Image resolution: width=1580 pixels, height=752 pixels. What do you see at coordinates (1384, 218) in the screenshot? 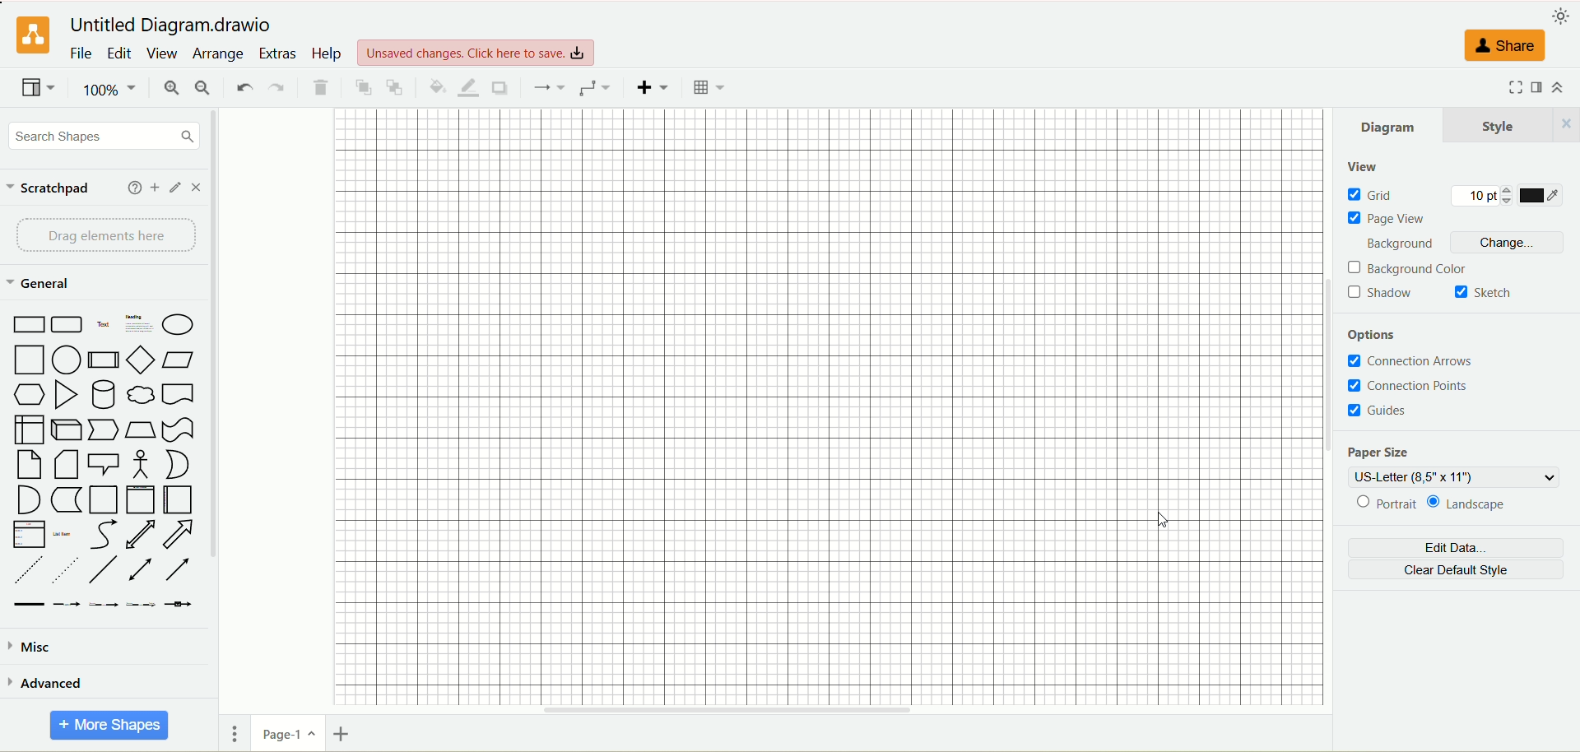
I see `page view` at bounding box center [1384, 218].